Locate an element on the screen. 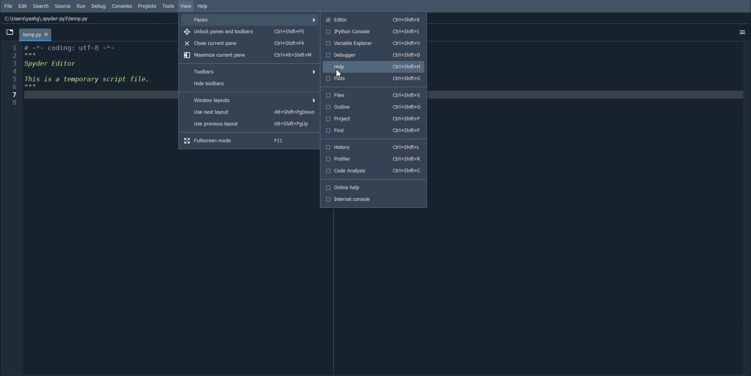 Image resolution: width=751 pixels, height=376 pixels. Find is located at coordinates (374, 131).